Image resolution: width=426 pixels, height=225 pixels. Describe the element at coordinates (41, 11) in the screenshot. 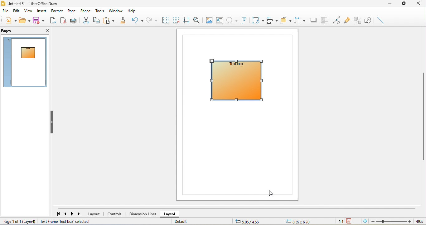

I see `insert` at that location.